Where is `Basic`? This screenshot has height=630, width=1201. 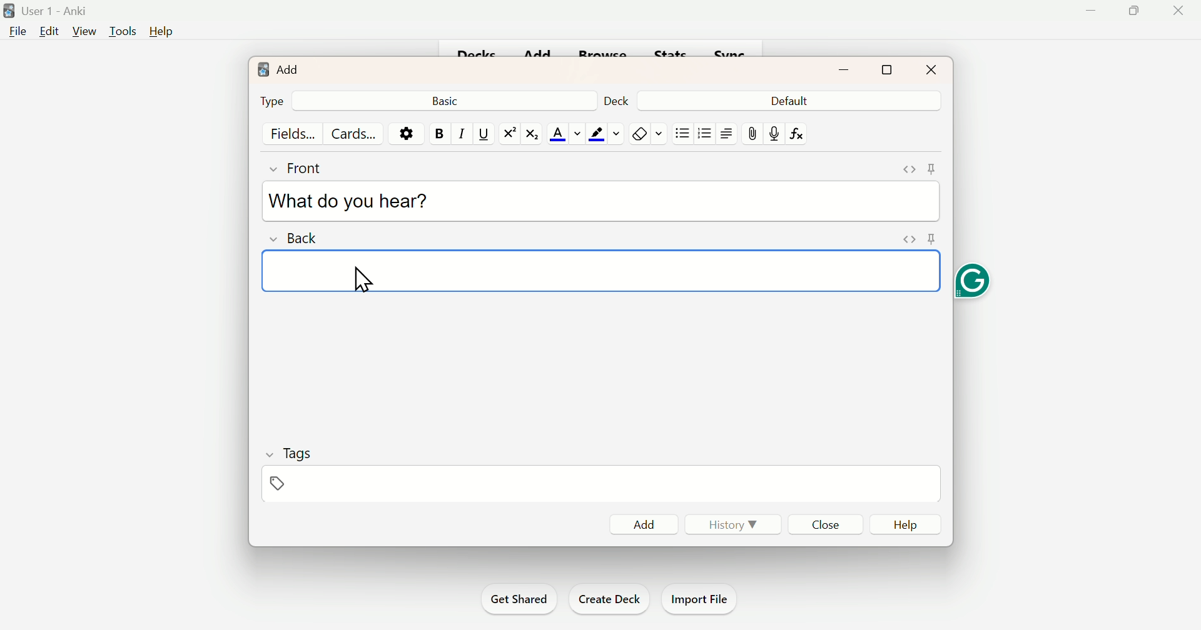
Basic is located at coordinates (450, 101).